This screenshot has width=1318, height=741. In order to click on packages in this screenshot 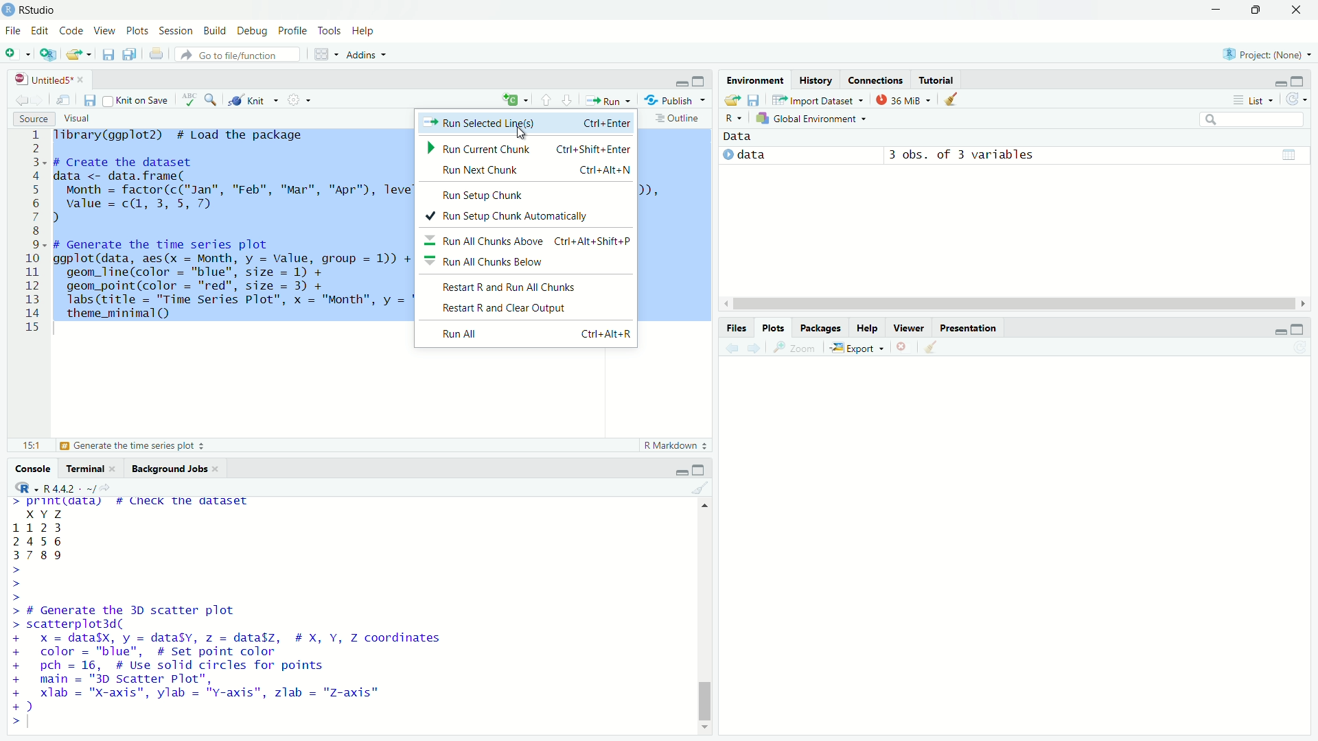, I will do `click(822, 329)`.